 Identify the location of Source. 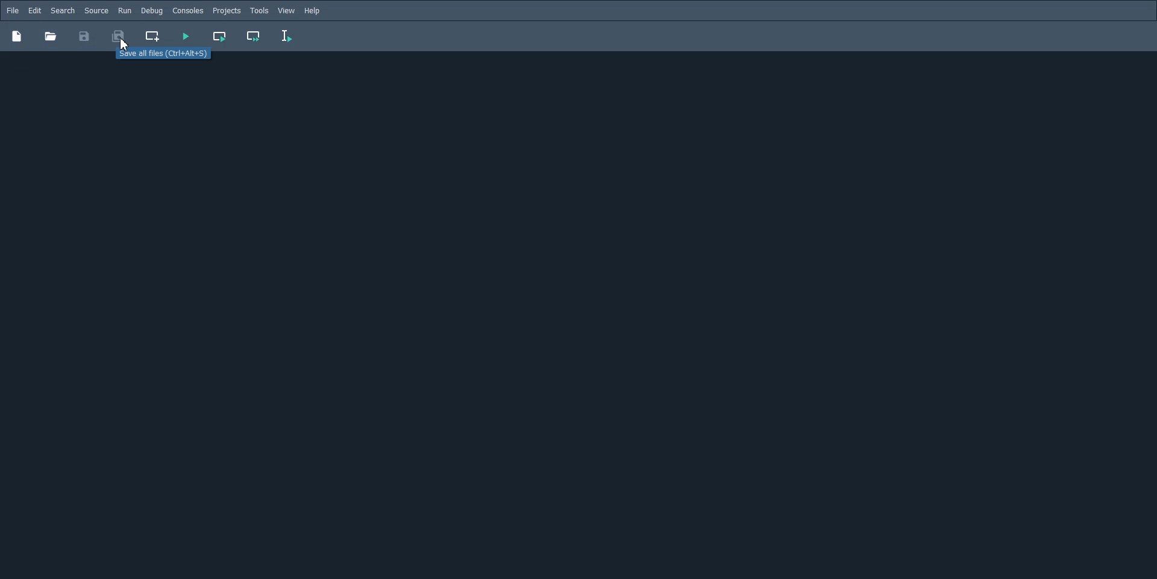
(96, 10).